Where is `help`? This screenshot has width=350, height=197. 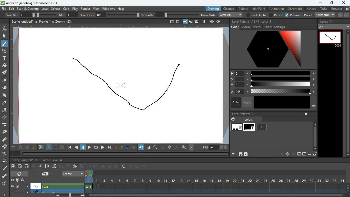 help is located at coordinates (122, 8).